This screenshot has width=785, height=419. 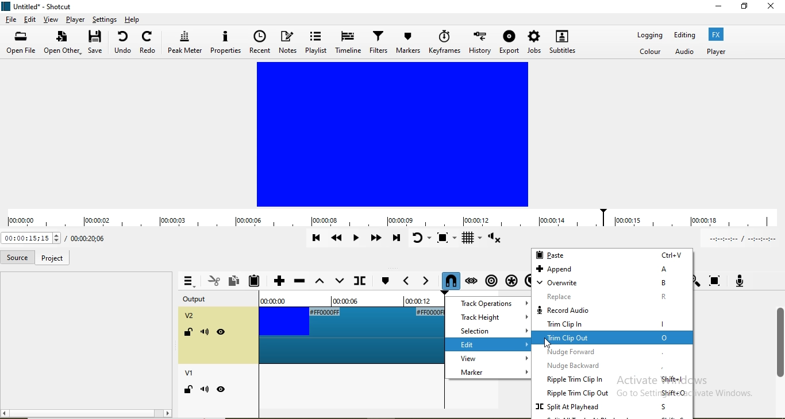 What do you see at coordinates (651, 52) in the screenshot?
I see `Color` at bounding box center [651, 52].